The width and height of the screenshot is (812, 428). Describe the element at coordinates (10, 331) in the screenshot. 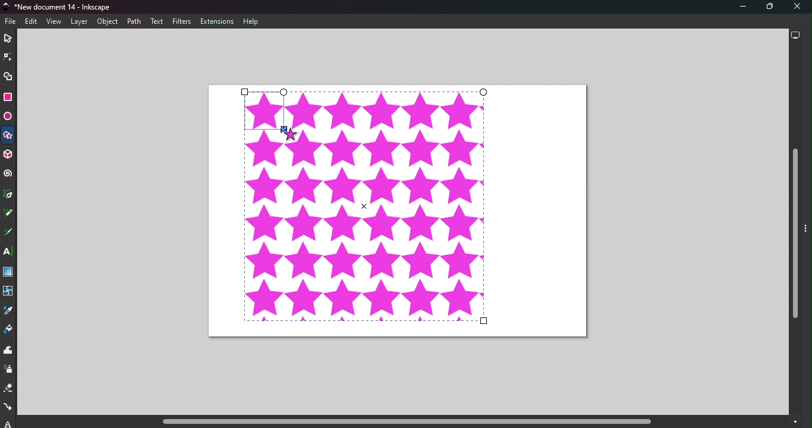

I see `Paint bucket tool` at that location.